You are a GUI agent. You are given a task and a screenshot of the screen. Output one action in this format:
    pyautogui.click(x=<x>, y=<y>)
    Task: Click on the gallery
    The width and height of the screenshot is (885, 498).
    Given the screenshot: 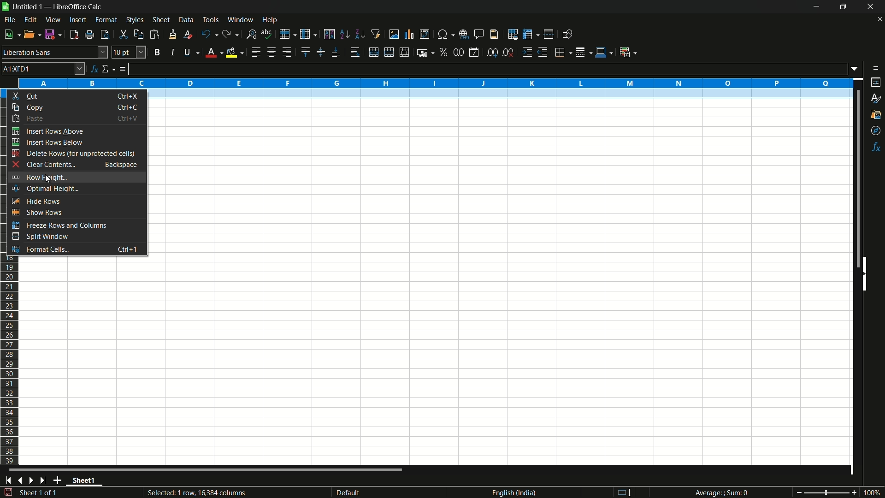 What is the action you would take?
    pyautogui.click(x=876, y=114)
    